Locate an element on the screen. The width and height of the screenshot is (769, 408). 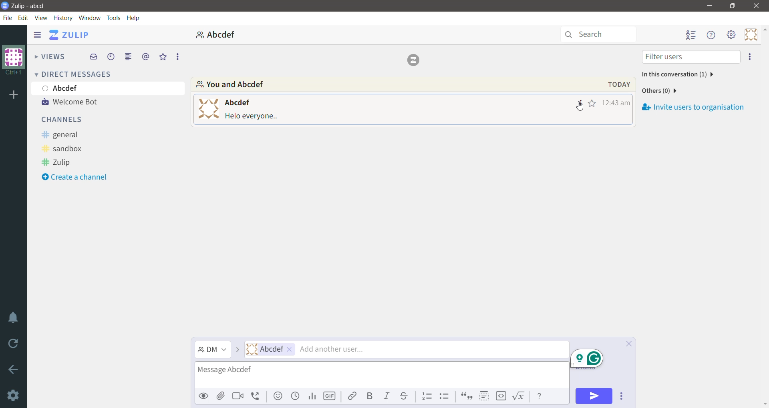
Search is located at coordinates (598, 35).